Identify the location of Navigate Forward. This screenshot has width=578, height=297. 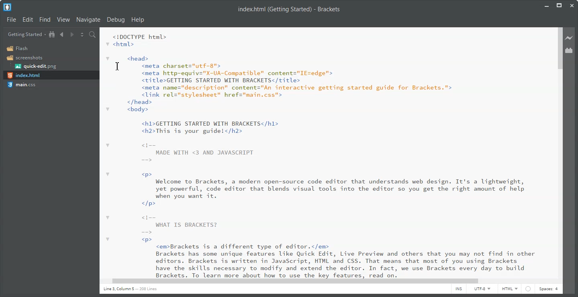
(72, 35).